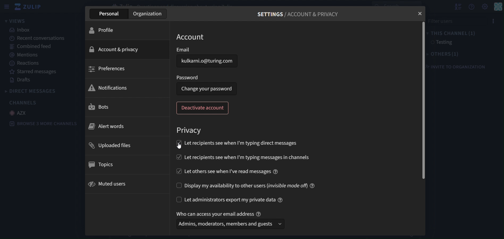 The width and height of the screenshot is (504, 239). What do you see at coordinates (102, 107) in the screenshot?
I see `bots` at bounding box center [102, 107].